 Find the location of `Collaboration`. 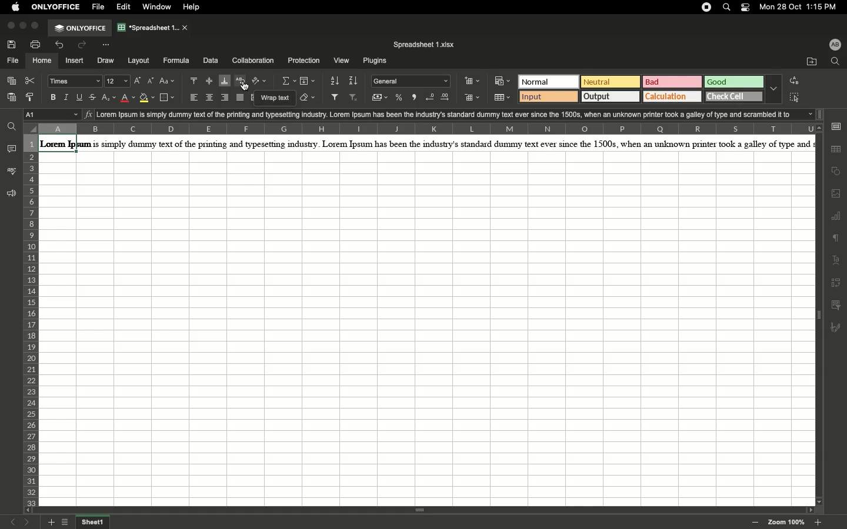

Collaboration is located at coordinates (254, 61).